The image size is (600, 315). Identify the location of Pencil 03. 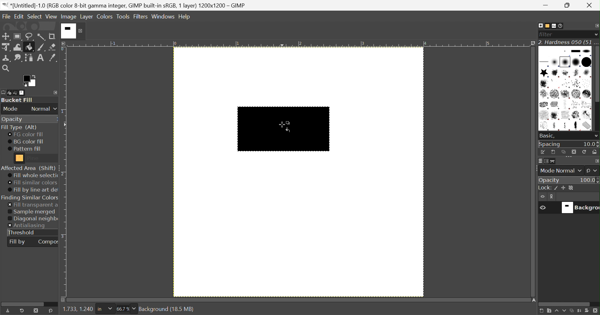
(577, 126).